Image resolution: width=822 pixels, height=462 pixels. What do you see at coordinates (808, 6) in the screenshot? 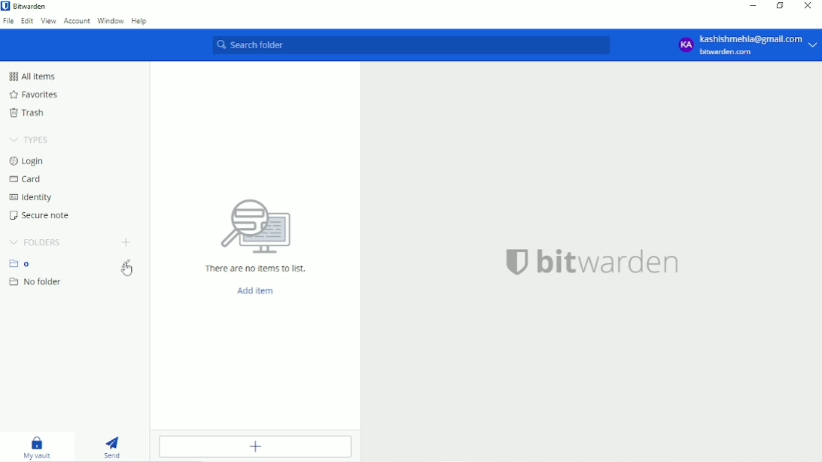
I see `Close` at bounding box center [808, 6].